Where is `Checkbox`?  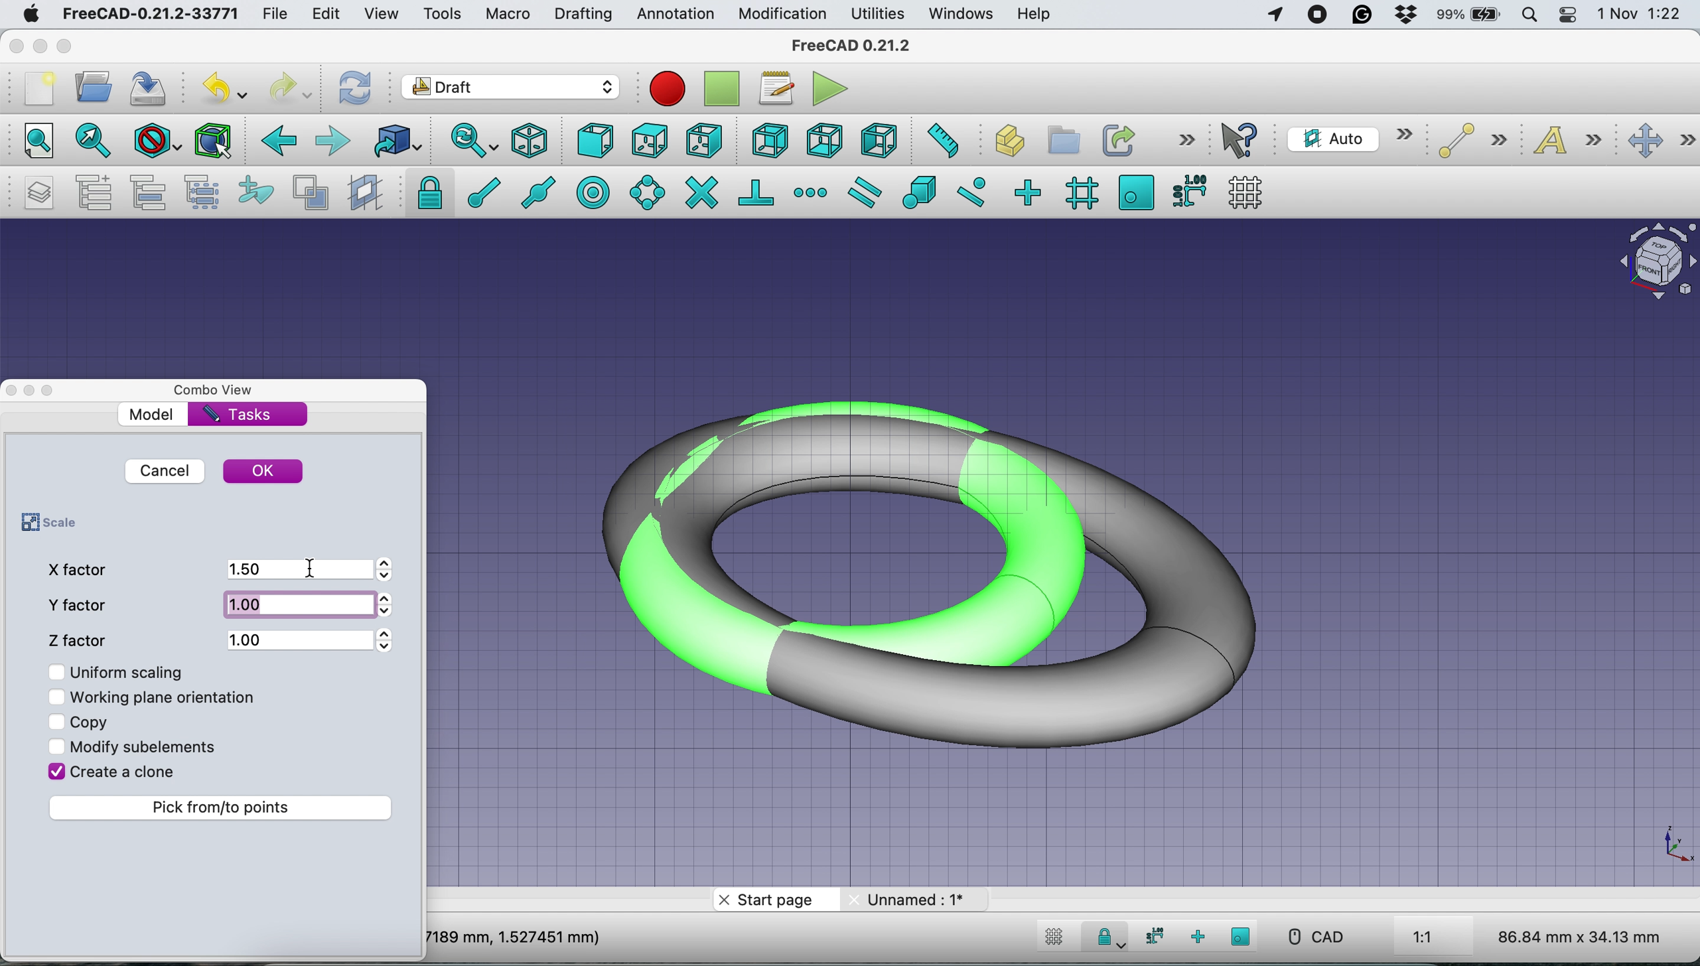
Checkbox is located at coordinates (56, 747).